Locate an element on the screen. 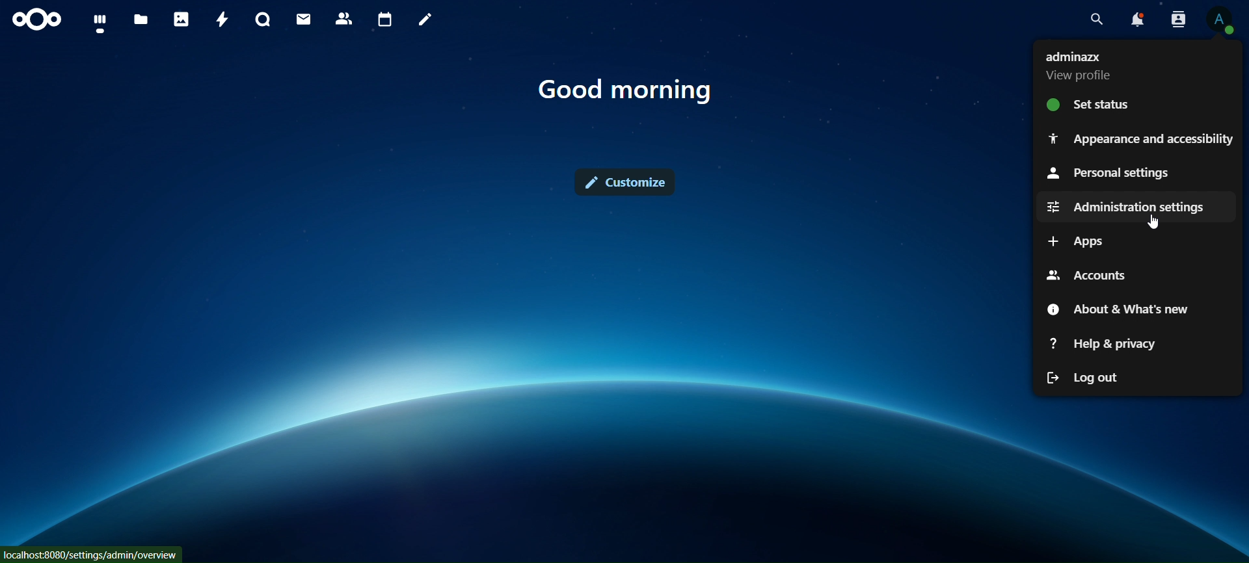 The image size is (1249, 563). search contacts is located at coordinates (1179, 18).